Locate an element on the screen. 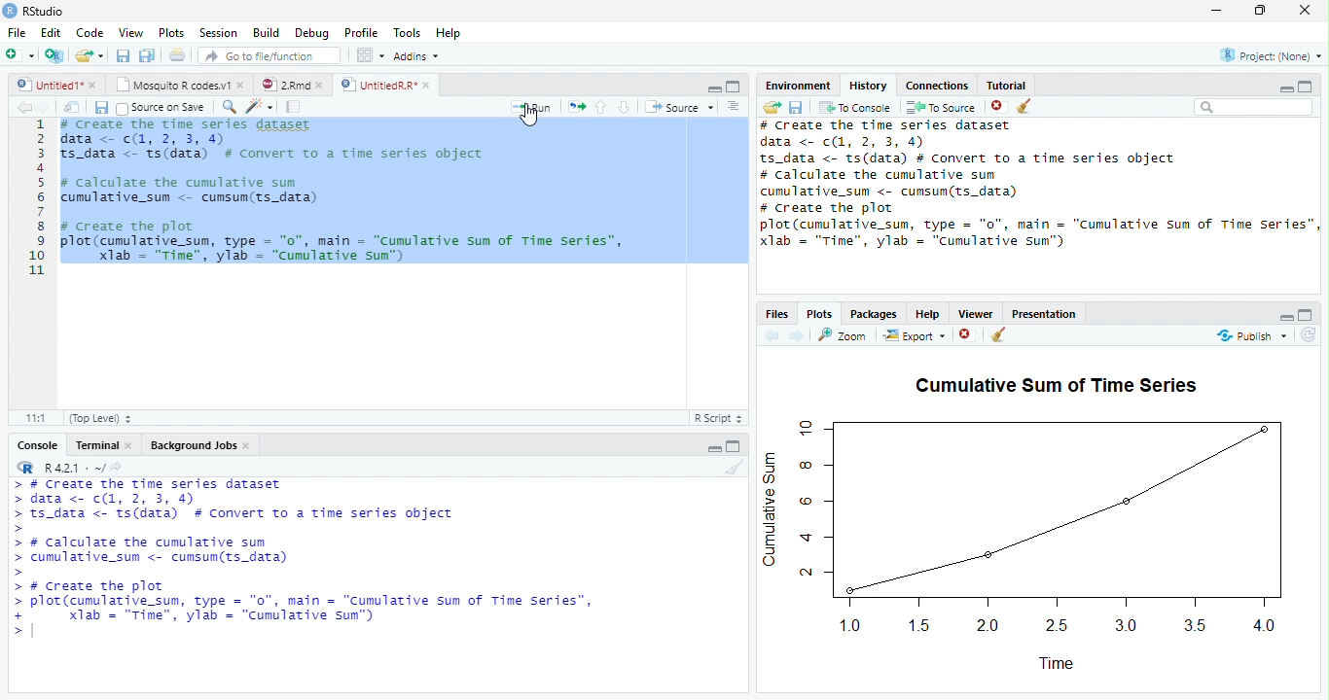  2.Rmd is located at coordinates (295, 86).